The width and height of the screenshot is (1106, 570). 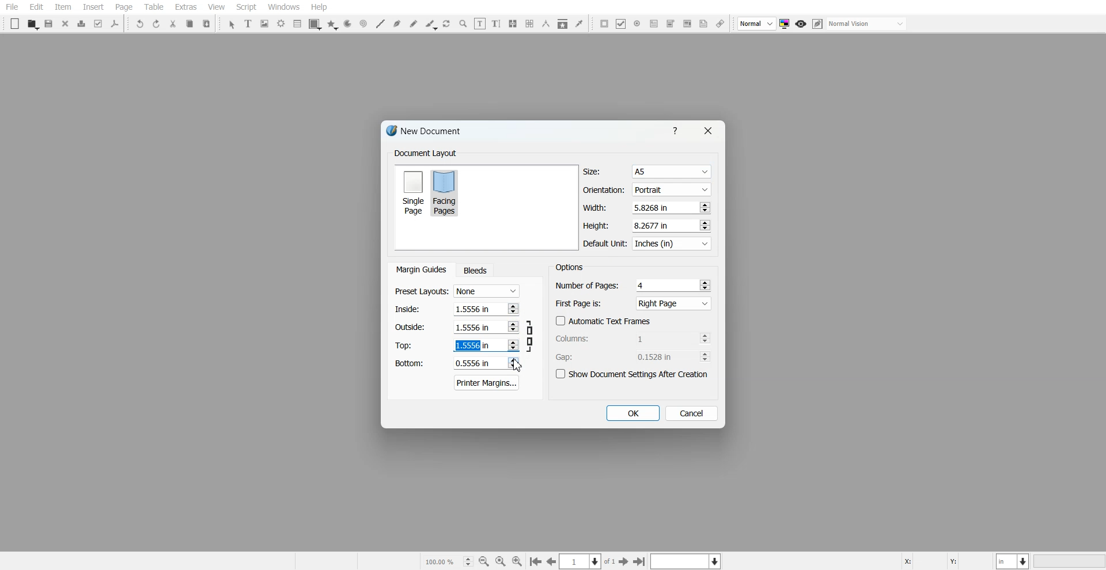 I want to click on 5.8268 in, so click(x=653, y=207).